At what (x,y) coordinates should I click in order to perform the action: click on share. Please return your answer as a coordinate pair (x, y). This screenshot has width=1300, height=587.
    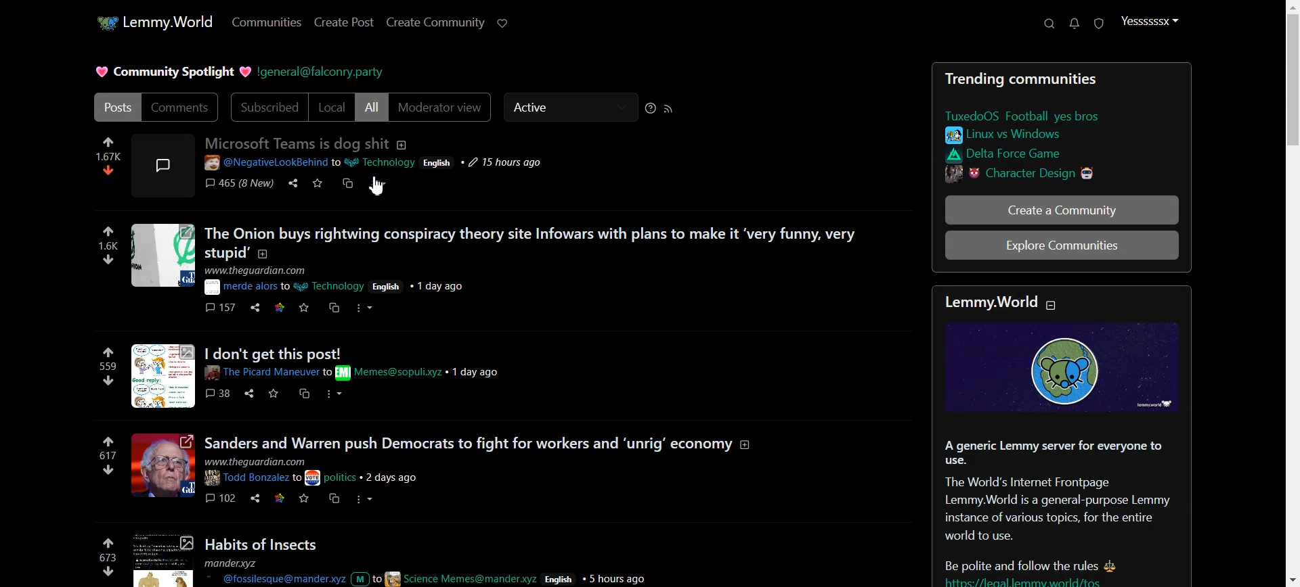
    Looking at the image, I should click on (255, 309).